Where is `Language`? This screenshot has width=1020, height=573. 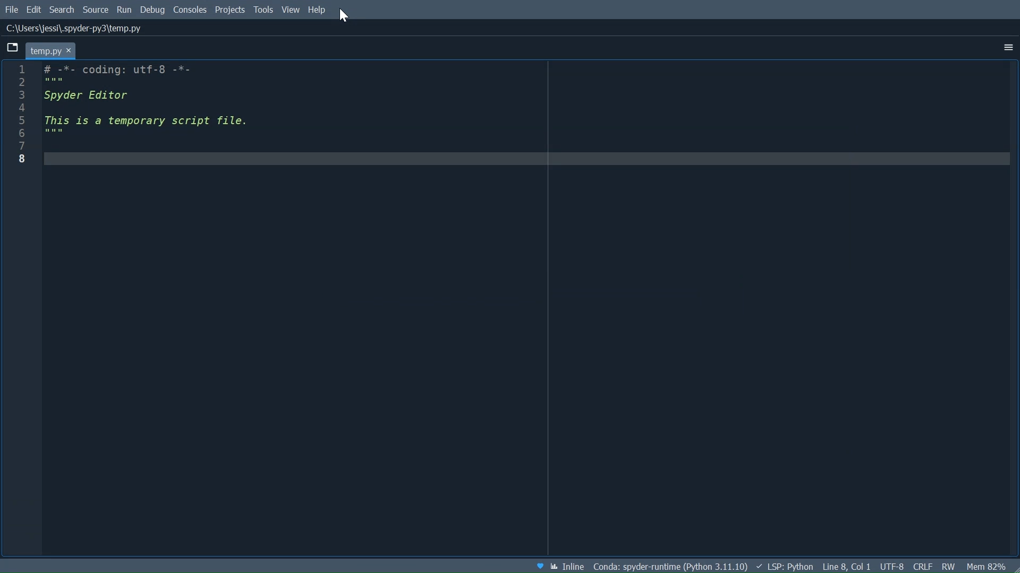
Language is located at coordinates (785, 565).